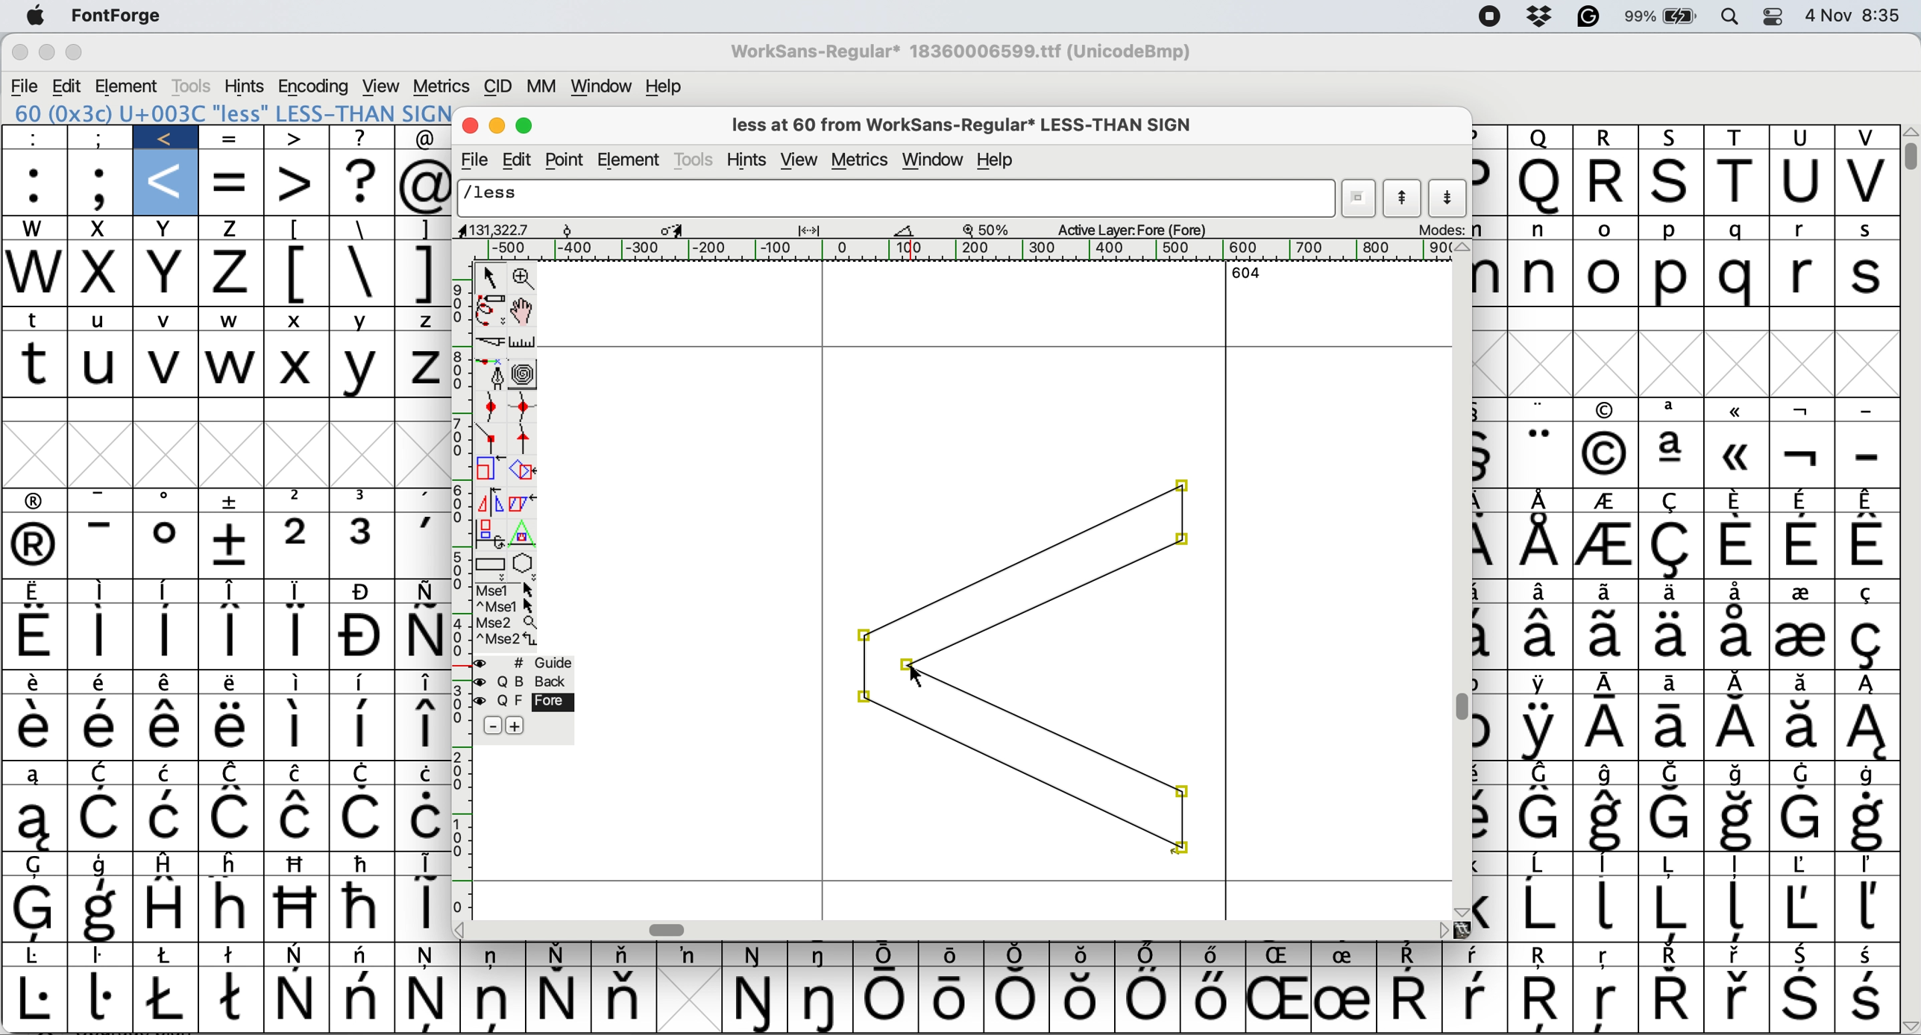 The width and height of the screenshot is (1921, 1035). I want to click on Symbol, so click(1676, 730).